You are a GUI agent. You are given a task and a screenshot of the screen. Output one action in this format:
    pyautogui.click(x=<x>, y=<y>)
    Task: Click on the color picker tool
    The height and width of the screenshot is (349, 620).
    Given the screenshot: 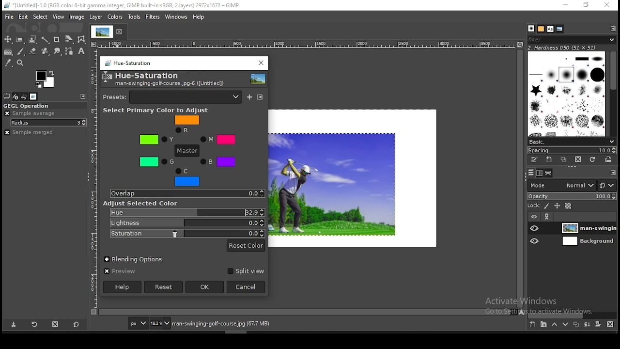 What is the action you would take?
    pyautogui.click(x=9, y=63)
    